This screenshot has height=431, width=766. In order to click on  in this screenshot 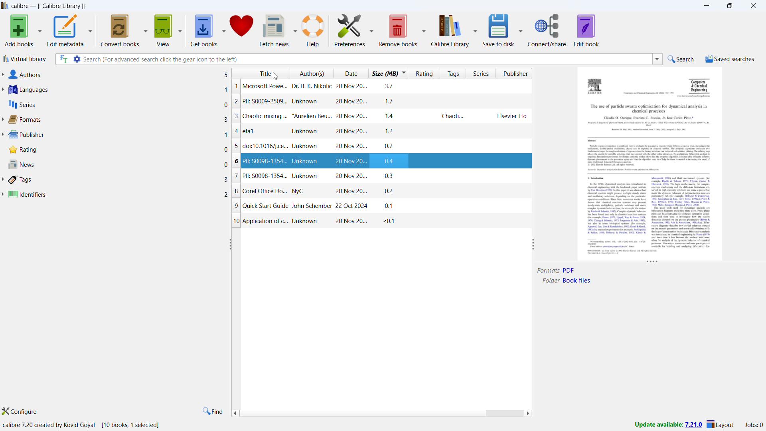, I will do `click(648, 127)`.